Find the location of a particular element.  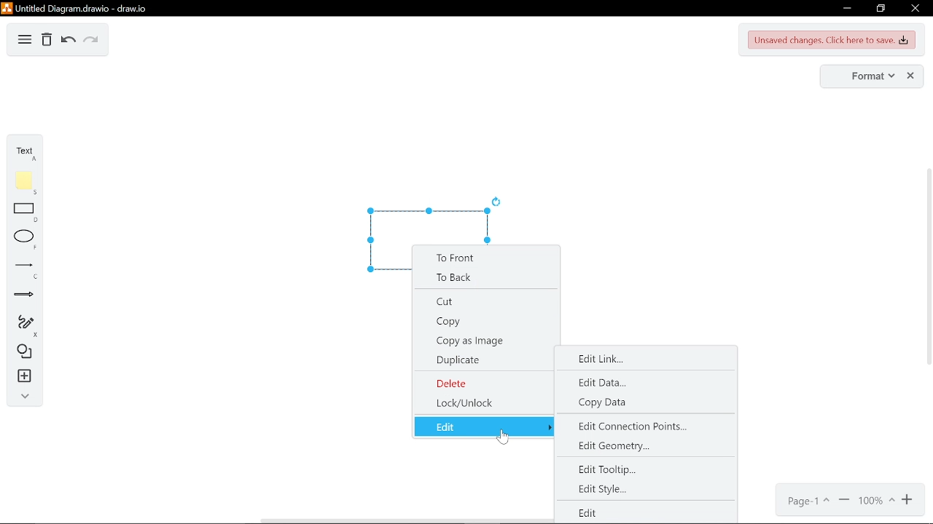

edit tooltip is located at coordinates (626, 469).